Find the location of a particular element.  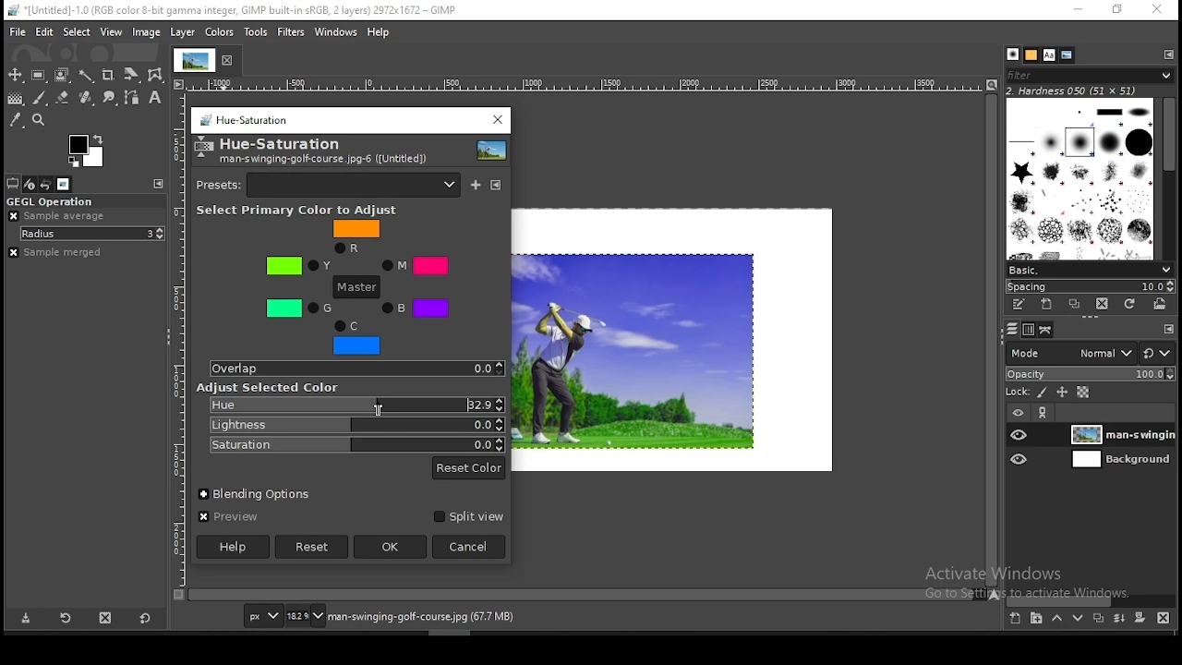

device status is located at coordinates (31, 184).